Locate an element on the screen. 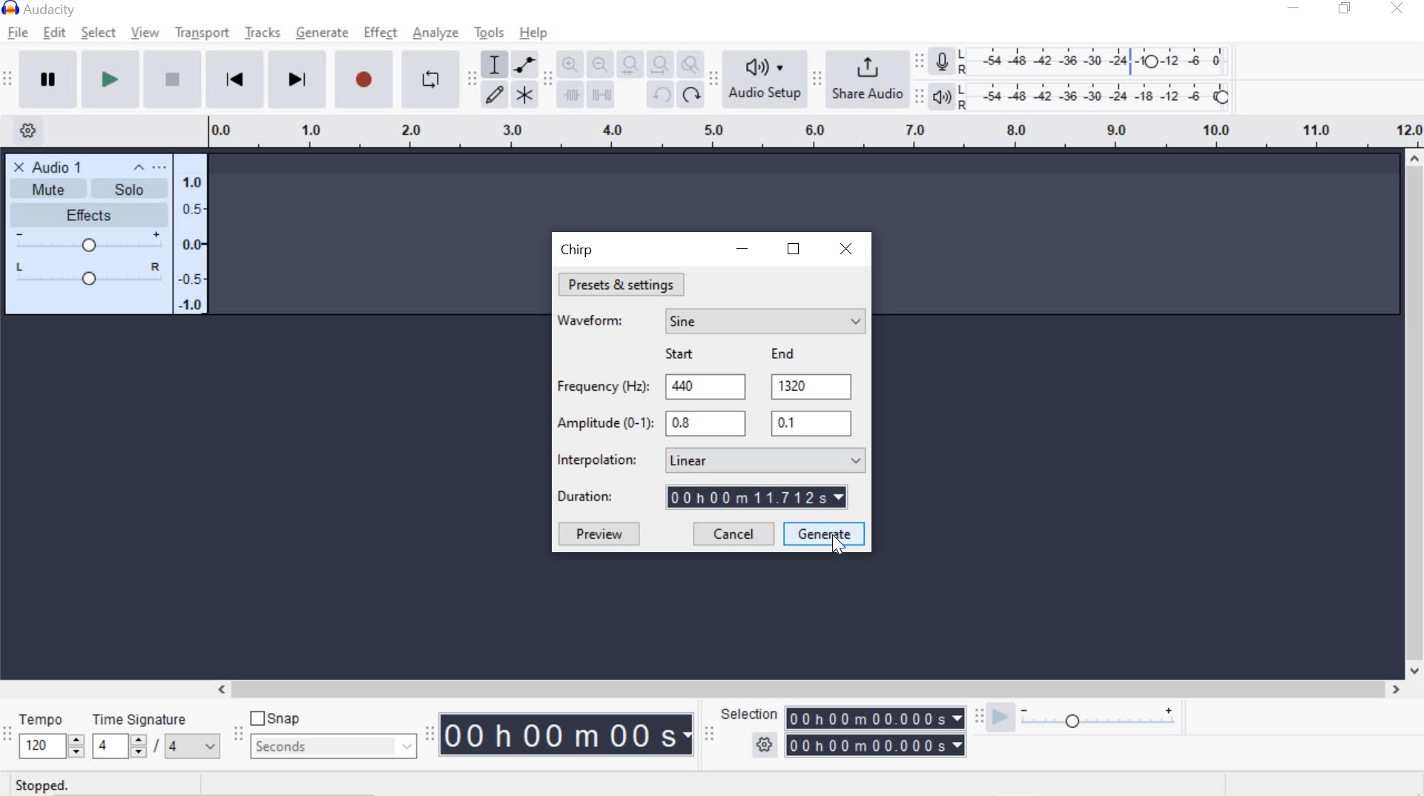  Playback meter toolbar is located at coordinates (920, 99).